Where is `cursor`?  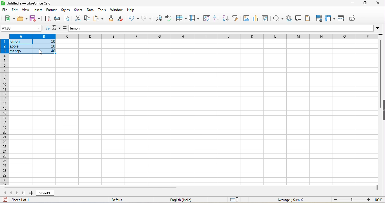
cursor is located at coordinates (41, 51).